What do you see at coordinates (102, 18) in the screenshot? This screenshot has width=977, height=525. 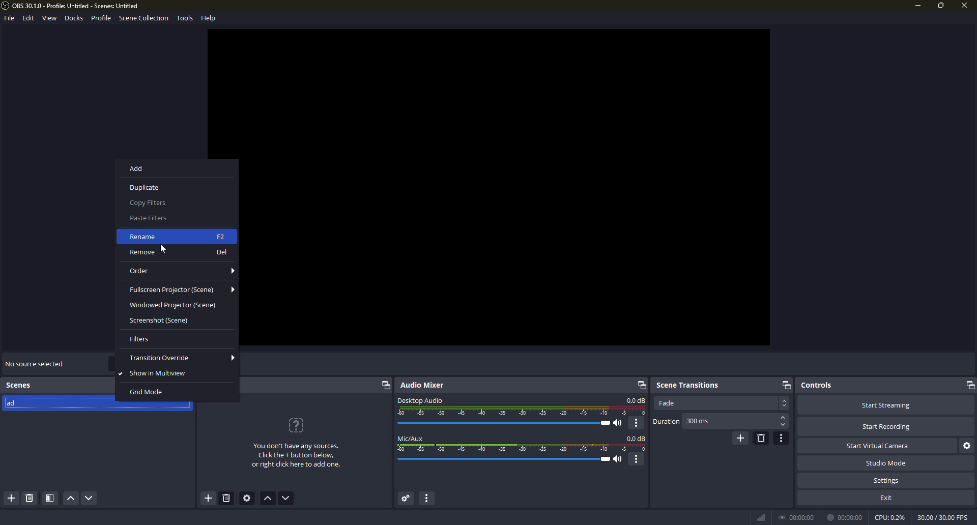 I see `profile` at bounding box center [102, 18].